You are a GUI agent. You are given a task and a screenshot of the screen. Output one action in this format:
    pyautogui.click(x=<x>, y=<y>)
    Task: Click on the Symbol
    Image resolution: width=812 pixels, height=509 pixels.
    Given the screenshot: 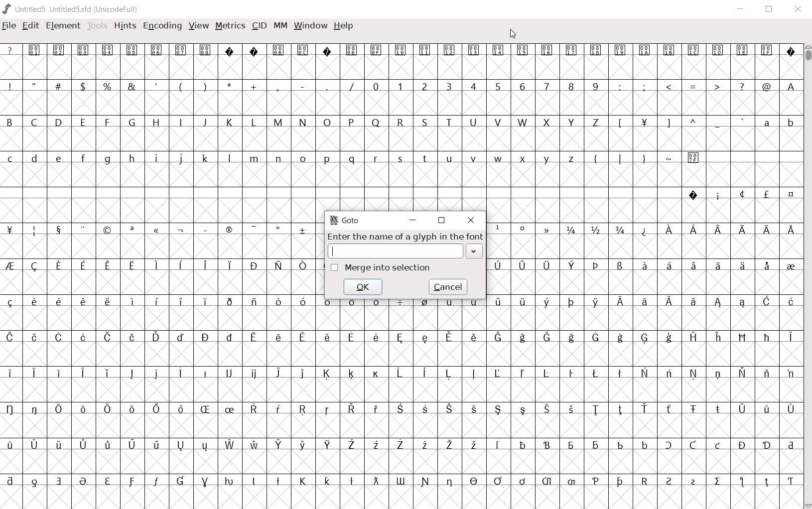 What is the action you would take?
    pyautogui.click(x=670, y=410)
    